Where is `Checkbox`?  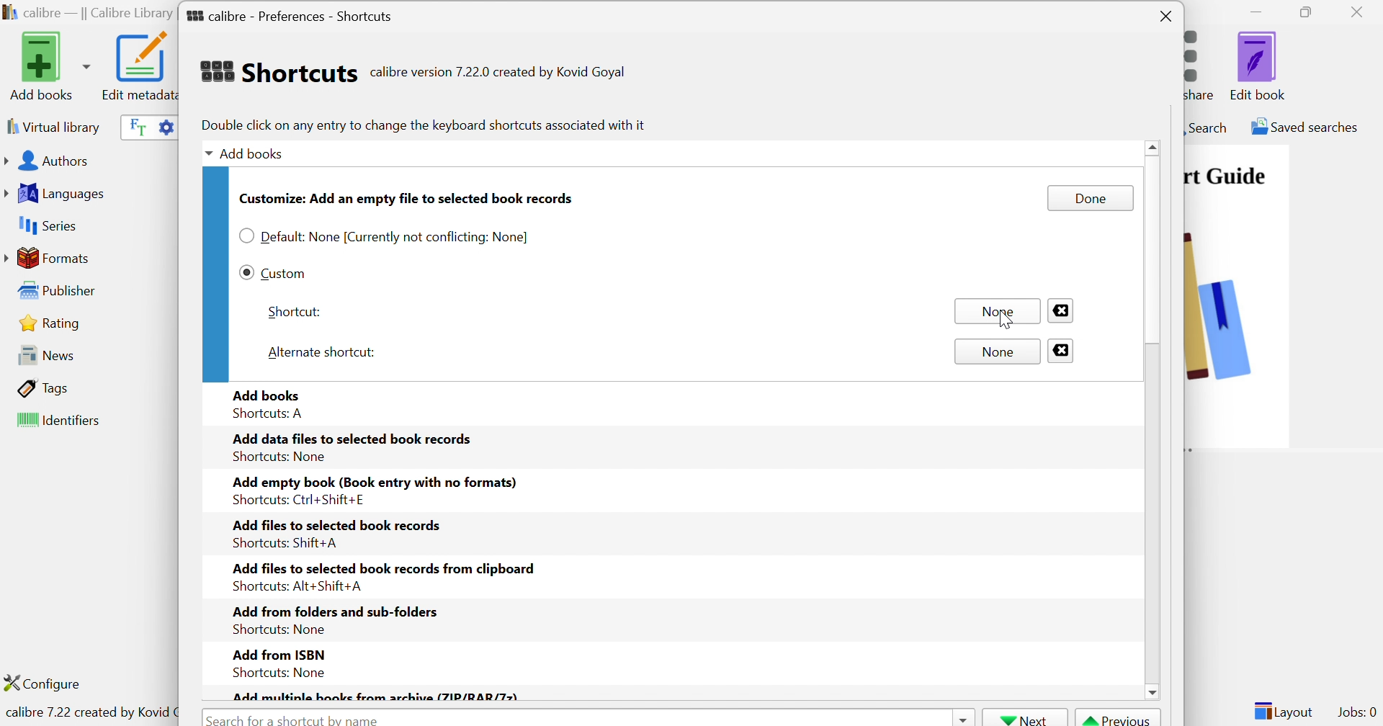
Checkbox is located at coordinates (246, 236).